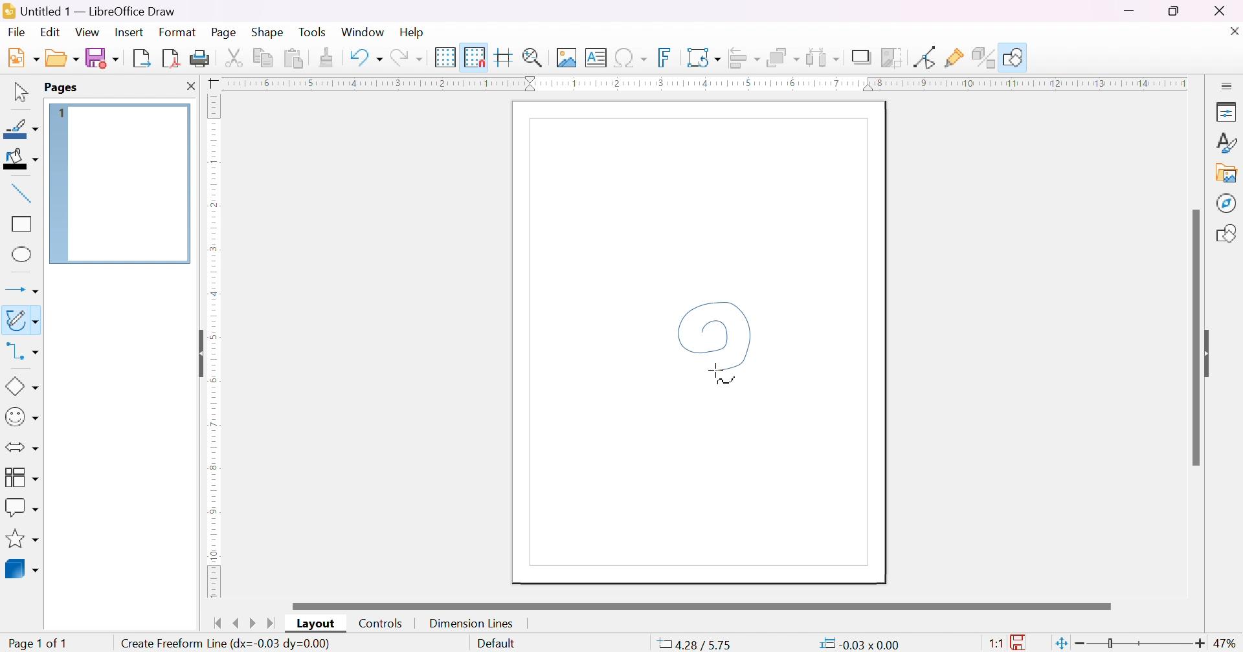 The height and width of the screenshot is (652, 1243). What do you see at coordinates (23, 322) in the screenshot?
I see `curves and polygons (double click for multi-selection)` at bounding box center [23, 322].